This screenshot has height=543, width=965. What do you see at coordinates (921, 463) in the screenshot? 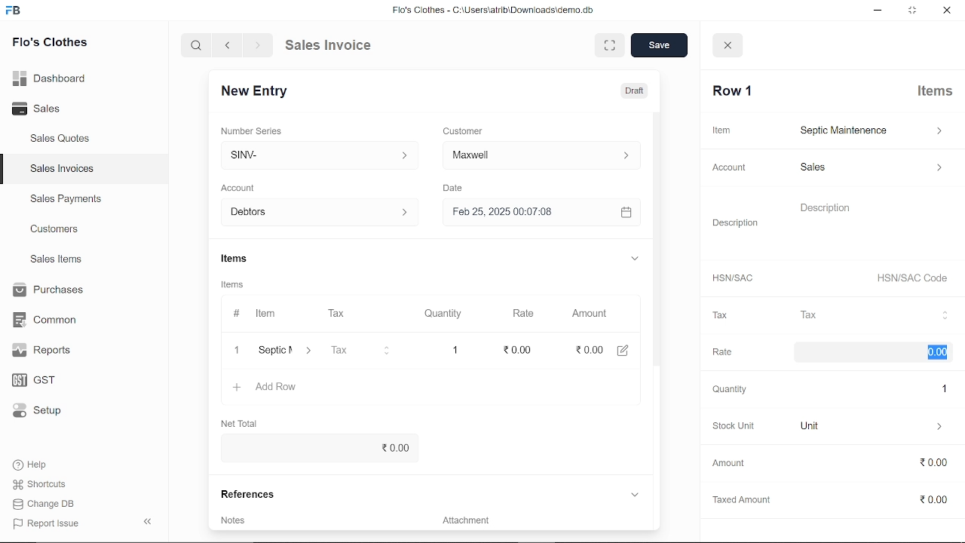
I see `0.00` at bounding box center [921, 463].